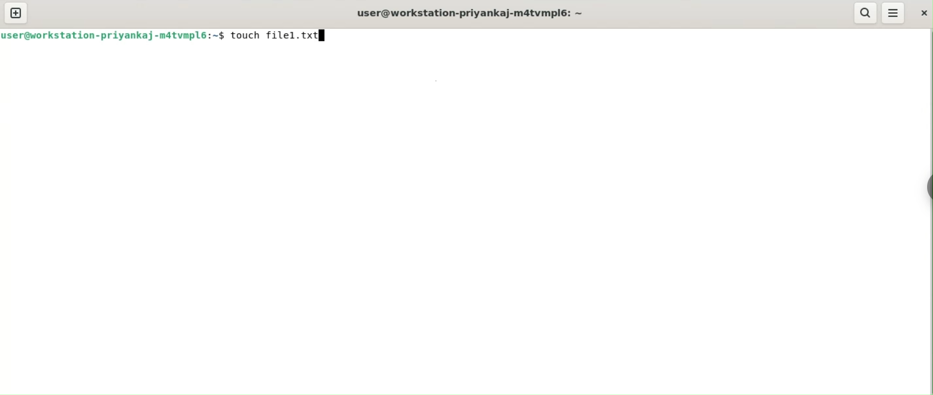 This screenshot has width=933, height=395. What do you see at coordinates (17, 12) in the screenshot?
I see `new tab` at bounding box center [17, 12].